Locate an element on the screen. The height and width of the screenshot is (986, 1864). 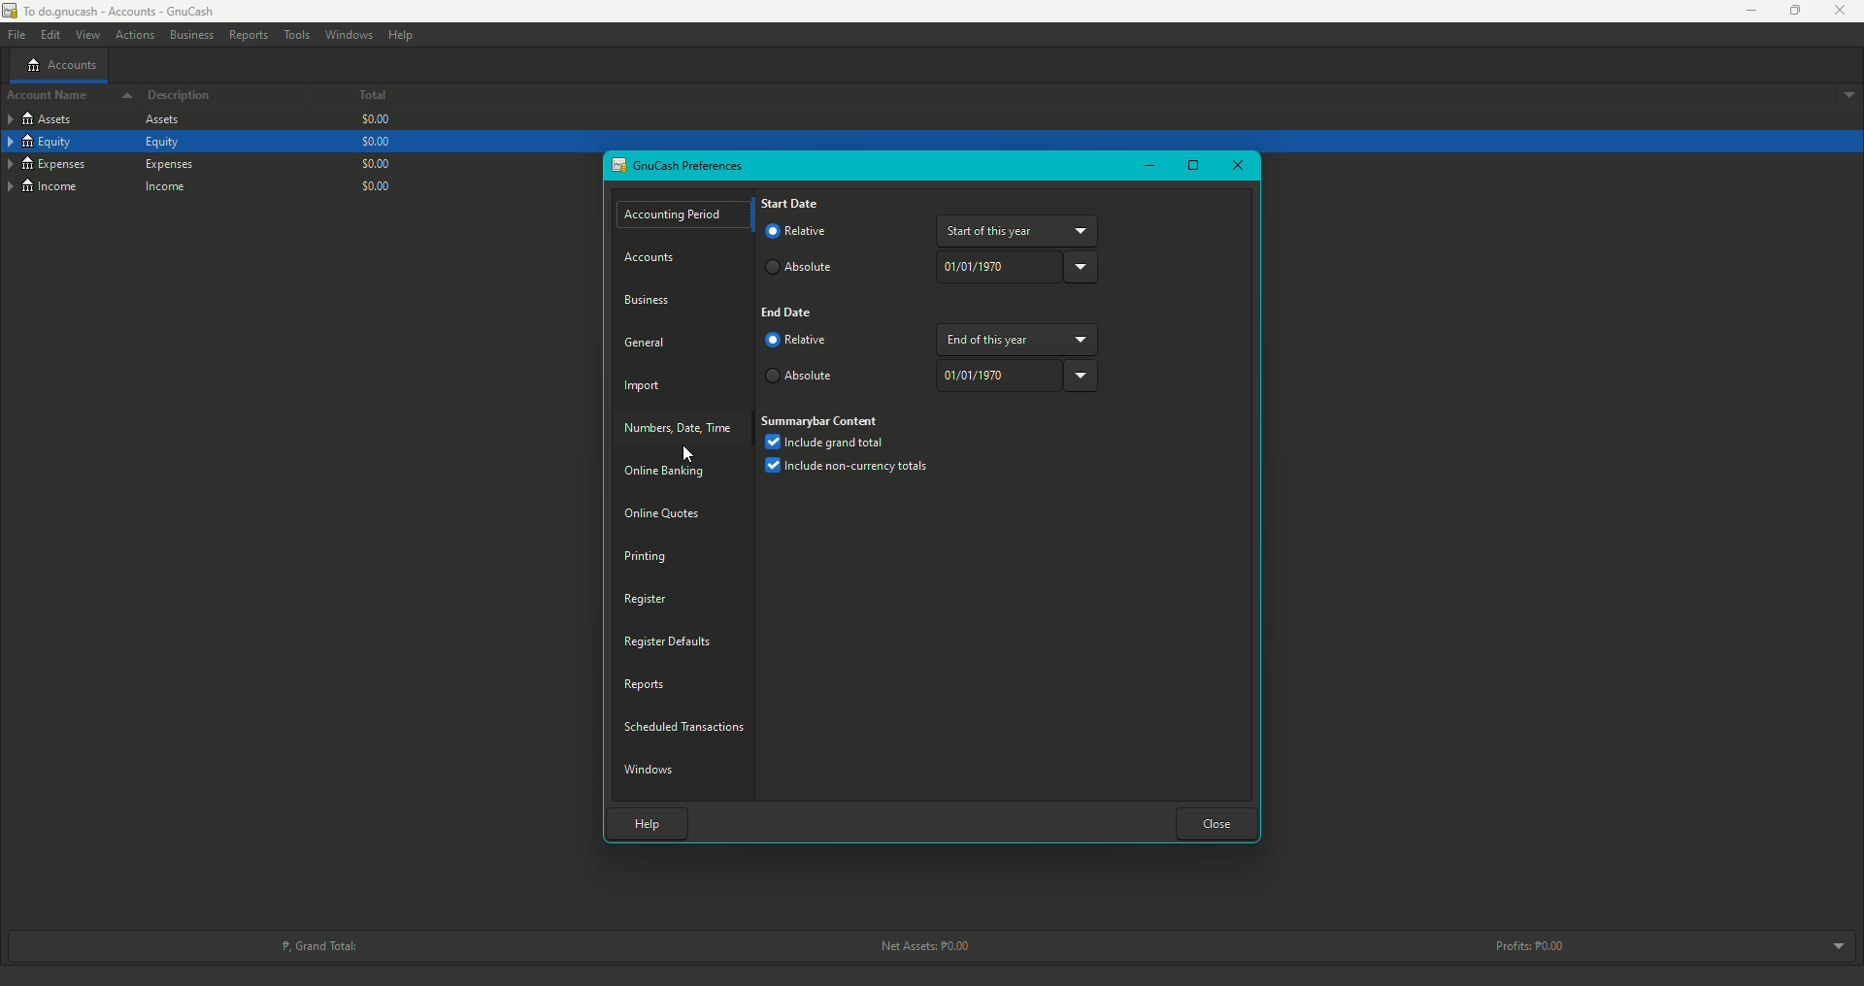
Close is located at coordinates (1217, 822).